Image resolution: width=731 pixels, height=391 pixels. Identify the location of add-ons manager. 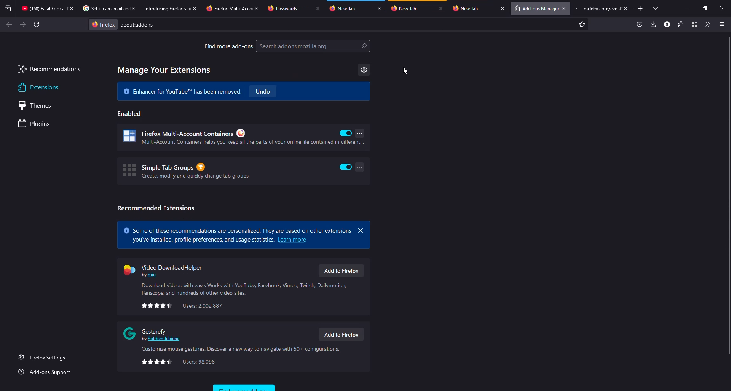
(536, 8).